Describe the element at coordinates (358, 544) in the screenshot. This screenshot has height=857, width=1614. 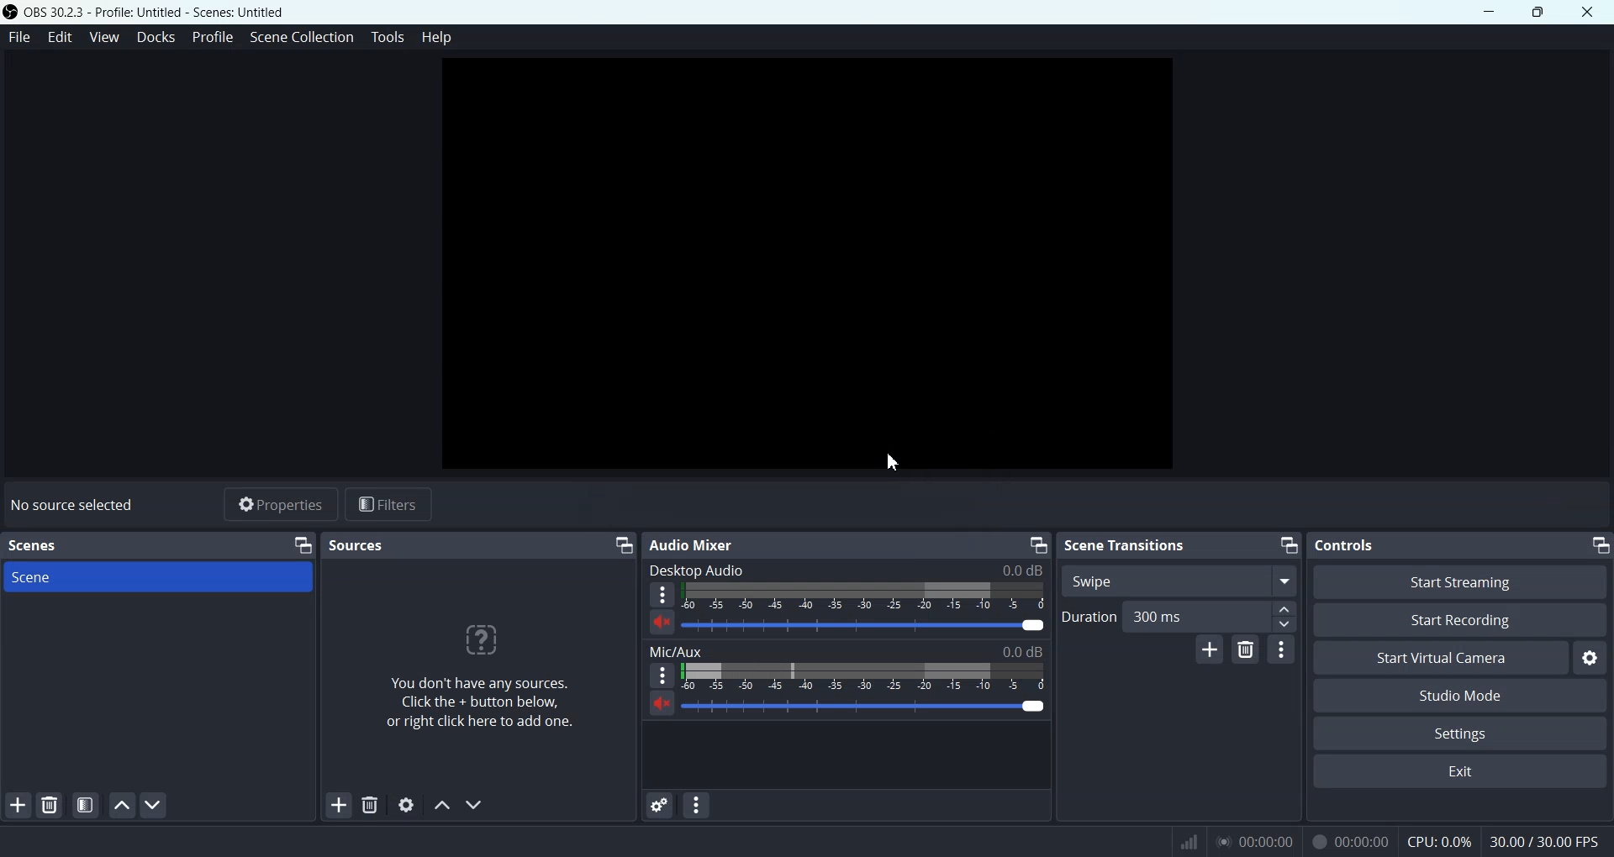
I see `Sources` at that location.